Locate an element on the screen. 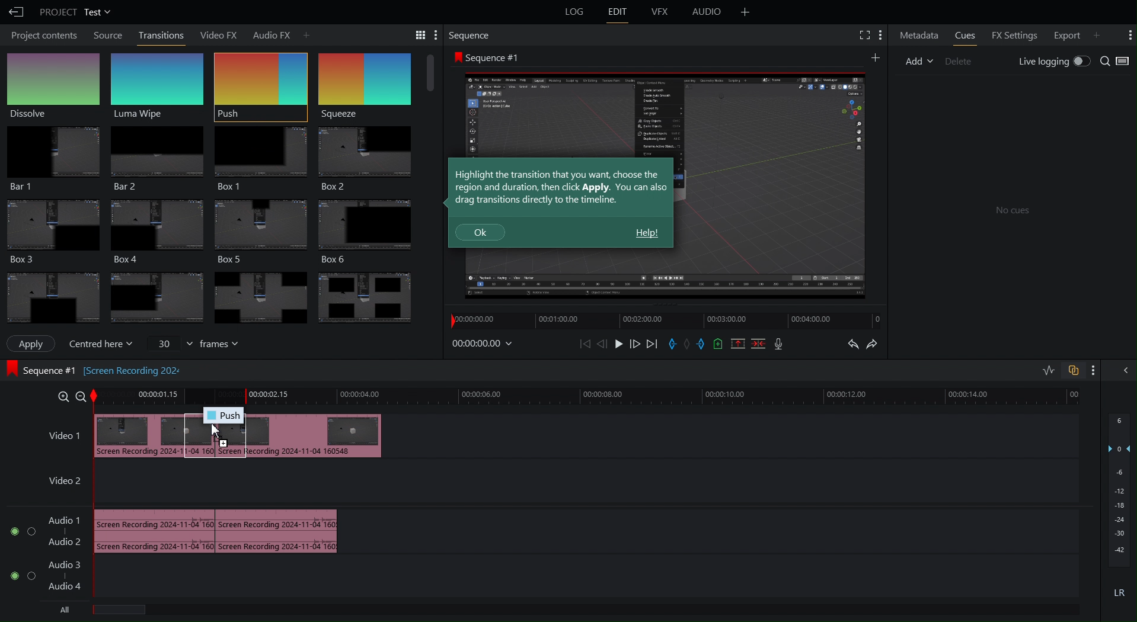  Box 4 is located at coordinates (154, 231).